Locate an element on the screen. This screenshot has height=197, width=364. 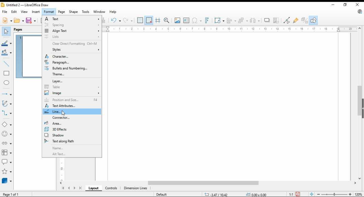
transformations is located at coordinates (219, 20).